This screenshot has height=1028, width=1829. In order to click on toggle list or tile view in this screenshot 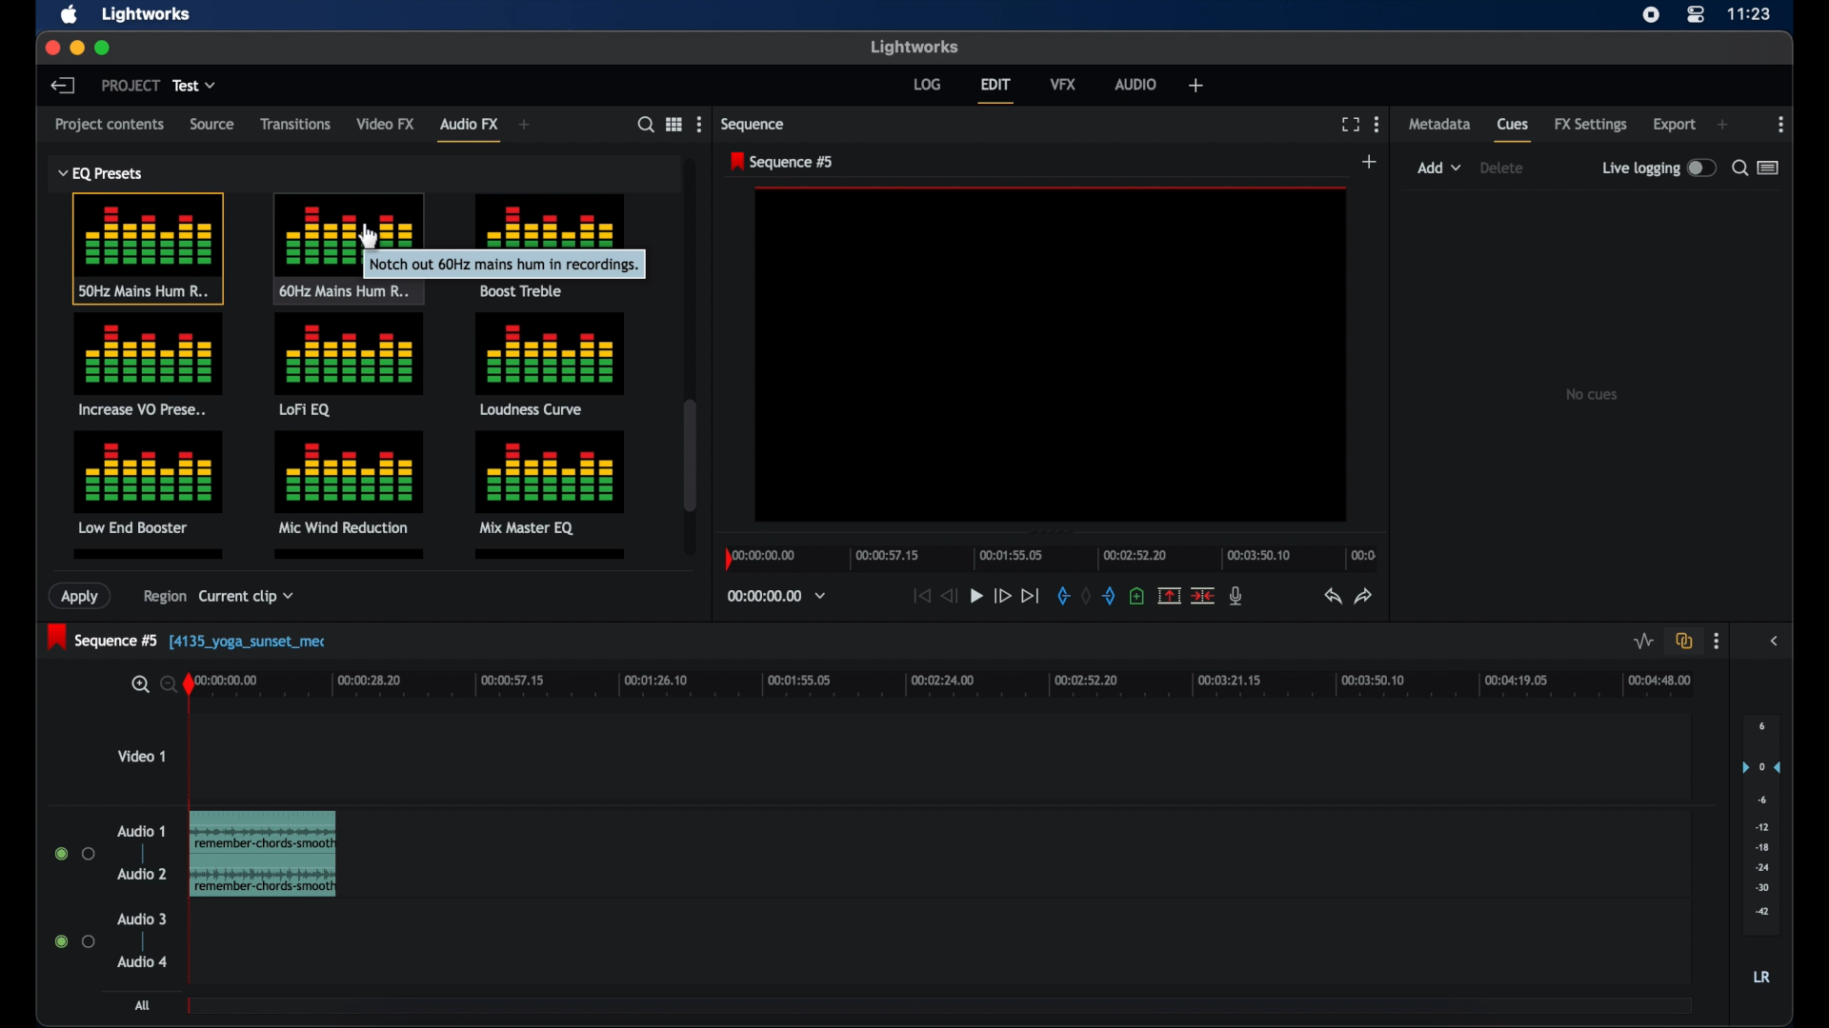, I will do `click(673, 123)`.